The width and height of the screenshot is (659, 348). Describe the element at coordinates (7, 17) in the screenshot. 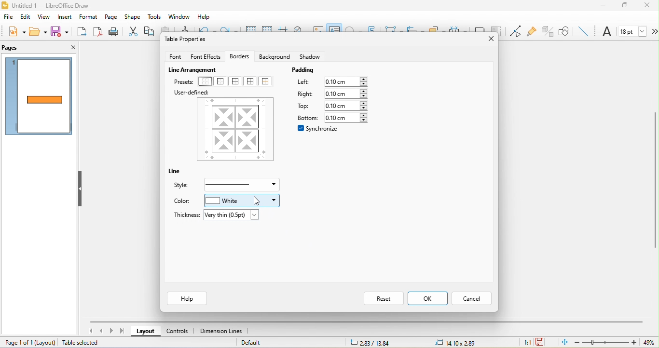

I see `file` at that location.